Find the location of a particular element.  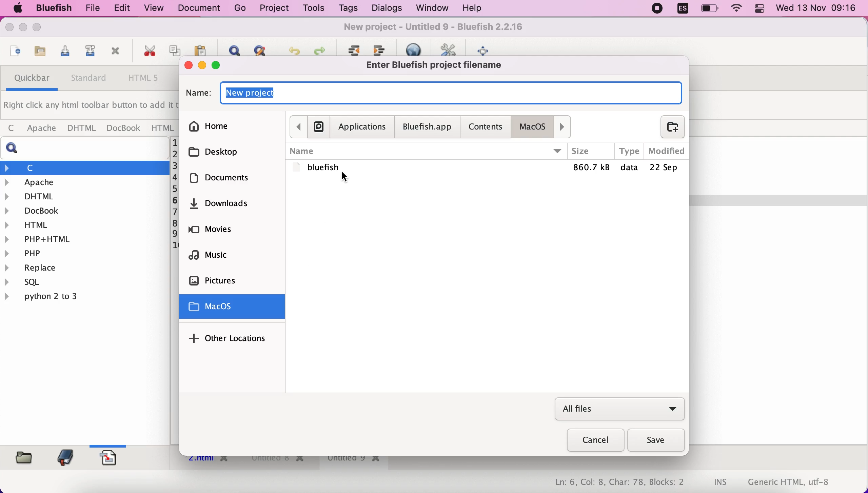

save current file is located at coordinates (63, 53).